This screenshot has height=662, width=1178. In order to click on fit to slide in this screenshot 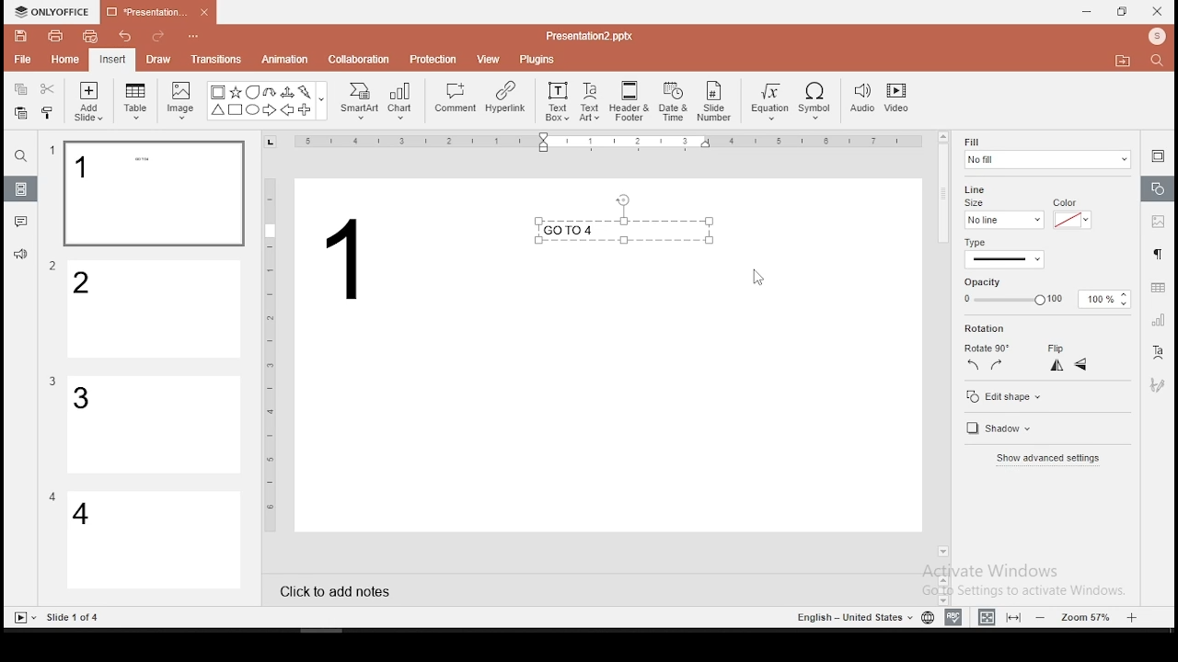, I will do `click(1016, 616)`.